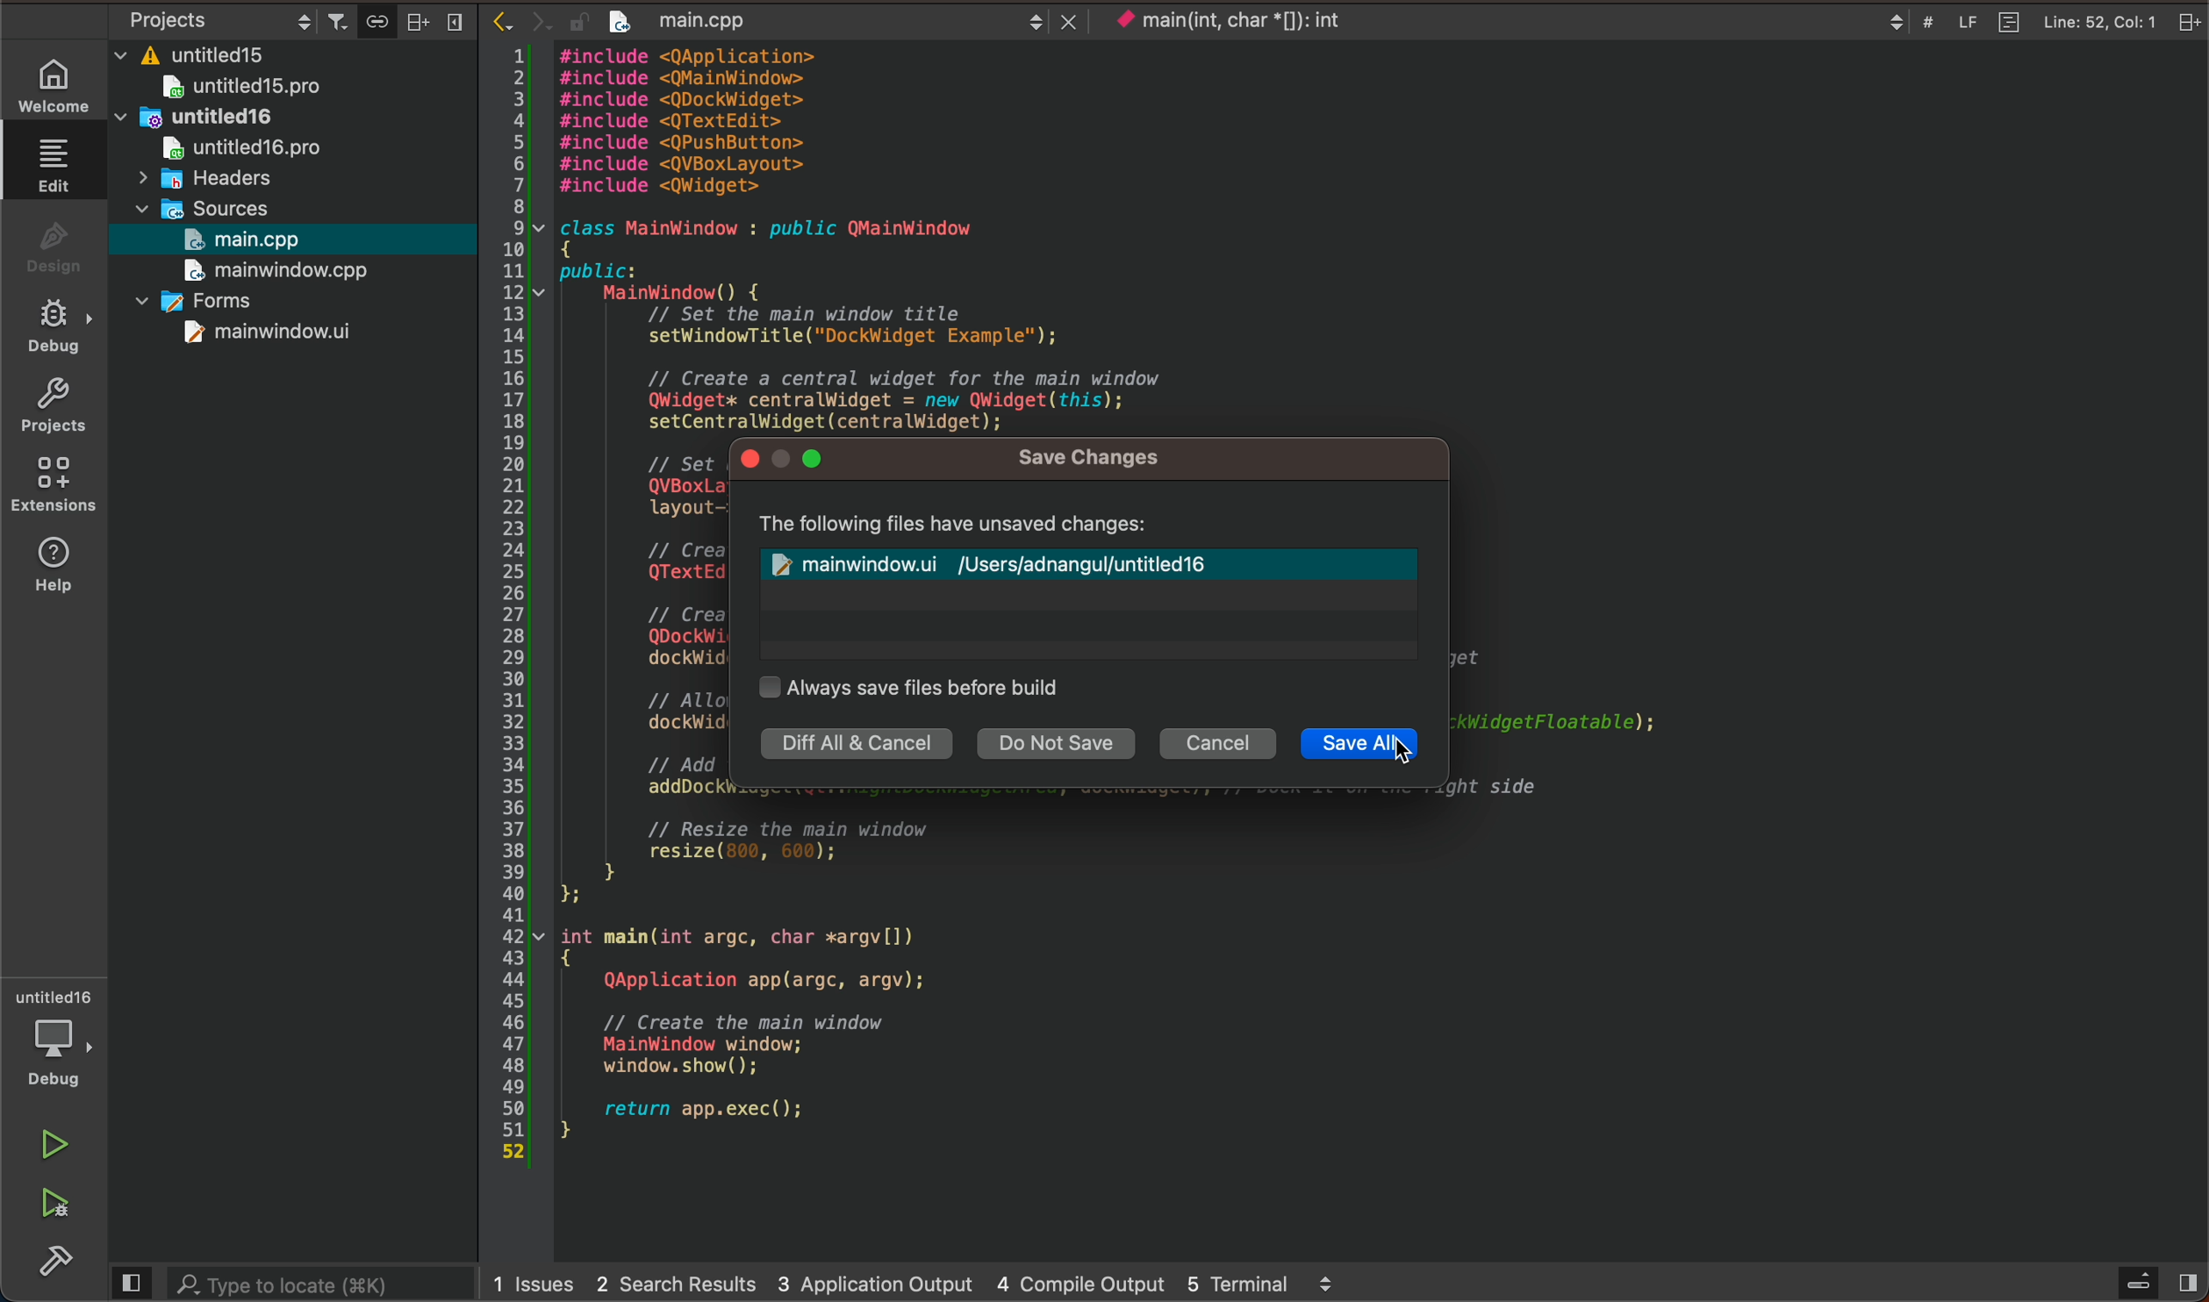  I want to click on debug, so click(57, 324).